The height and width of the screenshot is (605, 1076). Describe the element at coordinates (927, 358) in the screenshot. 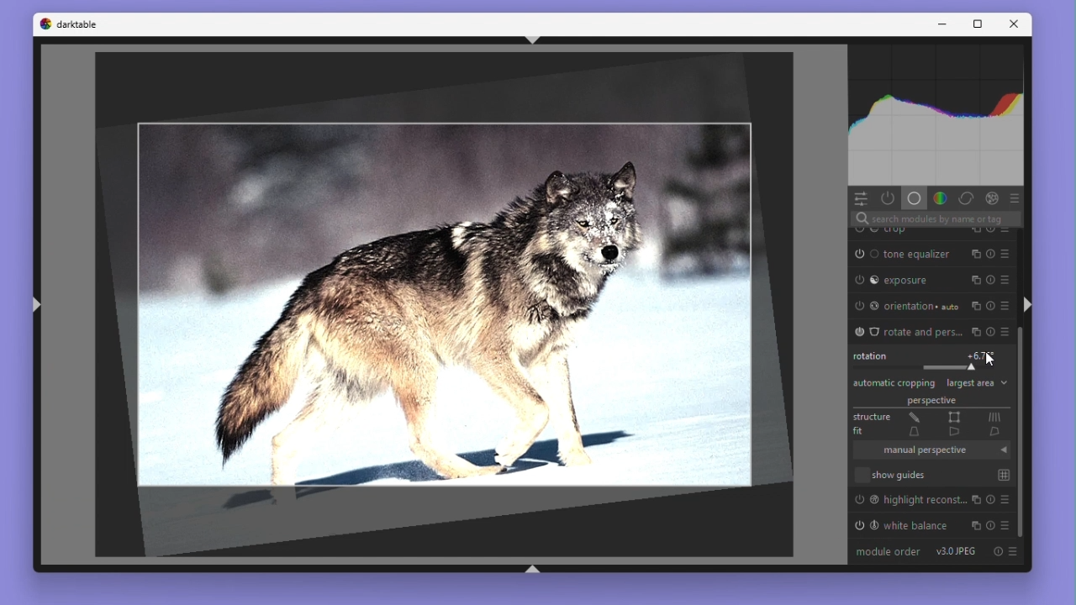

I see `Rotation slider` at that location.